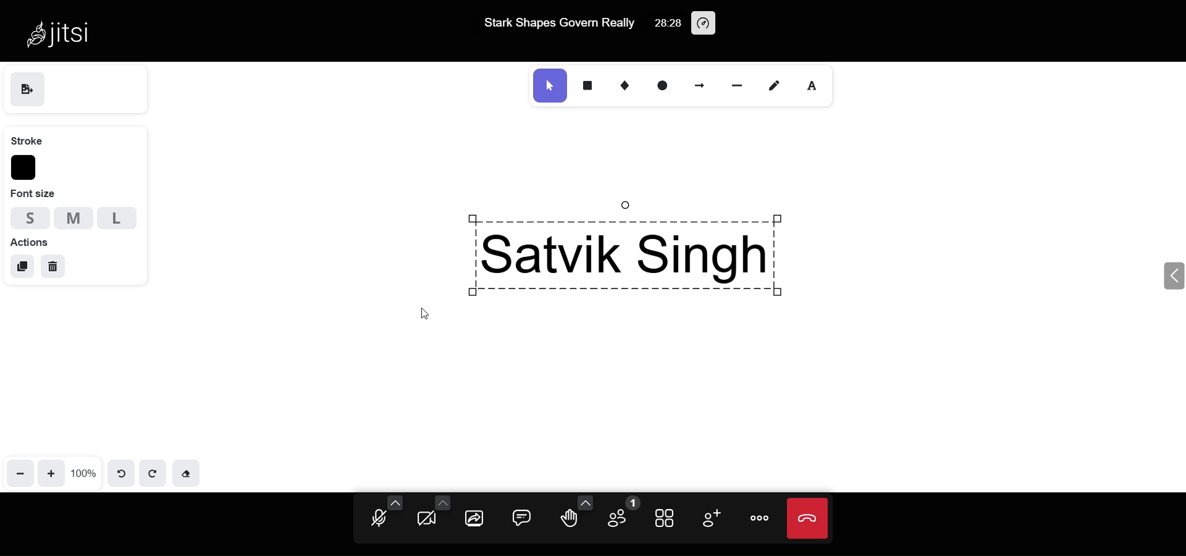 This screenshot has width=1186, height=556. I want to click on small, so click(27, 217).